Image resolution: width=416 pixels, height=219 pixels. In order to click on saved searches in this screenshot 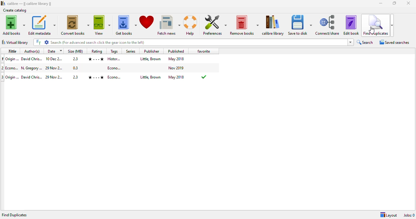, I will do `click(395, 42)`.